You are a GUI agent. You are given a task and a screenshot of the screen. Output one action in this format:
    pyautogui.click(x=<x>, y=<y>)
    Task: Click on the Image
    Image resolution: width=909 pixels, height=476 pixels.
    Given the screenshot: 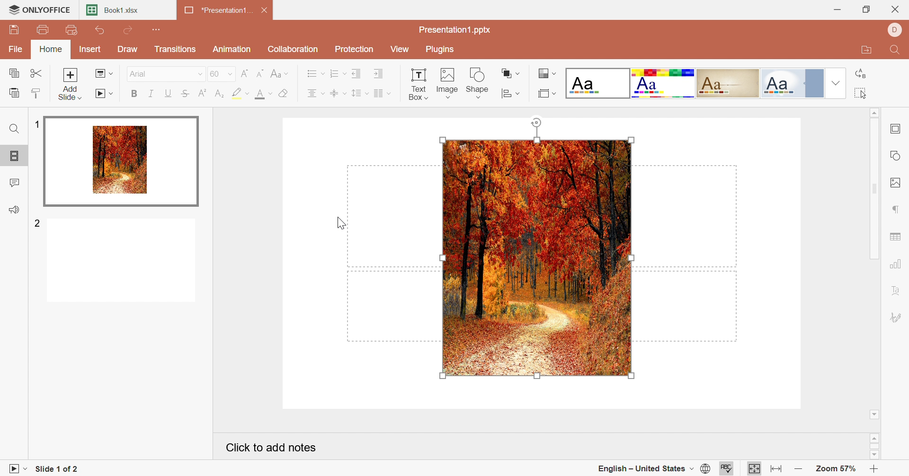 What is the action you would take?
    pyautogui.click(x=536, y=257)
    